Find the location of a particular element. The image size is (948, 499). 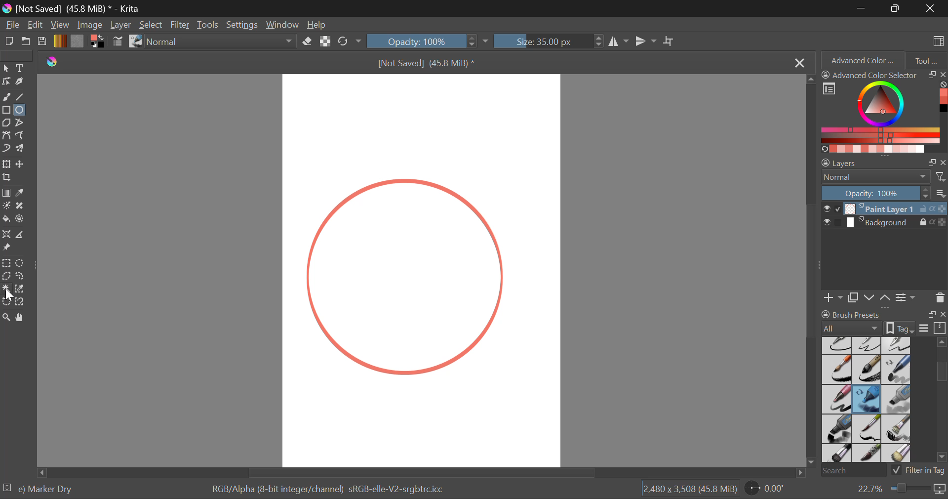

Multibrush Tool is located at coordinates (23, 149).